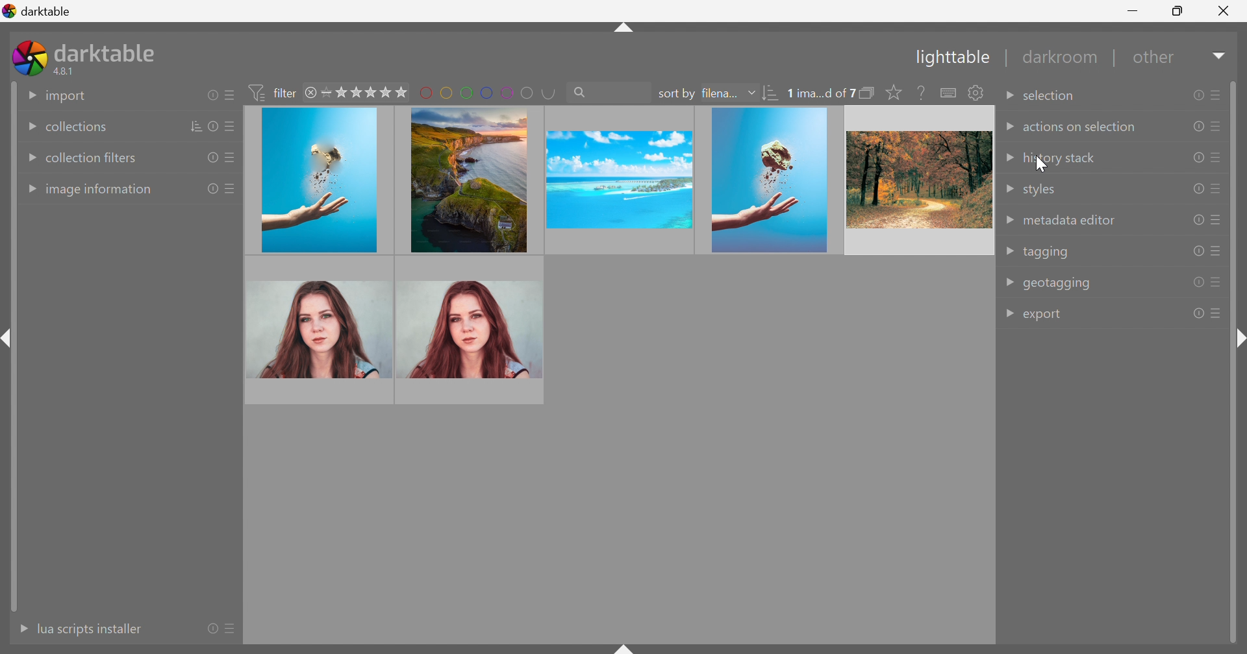 The width and height of the screenshot is (1247, 654). What do you see at coordinates (1046, 315) in the screenshot?
I see `export` at bounding box center [1046, 315].